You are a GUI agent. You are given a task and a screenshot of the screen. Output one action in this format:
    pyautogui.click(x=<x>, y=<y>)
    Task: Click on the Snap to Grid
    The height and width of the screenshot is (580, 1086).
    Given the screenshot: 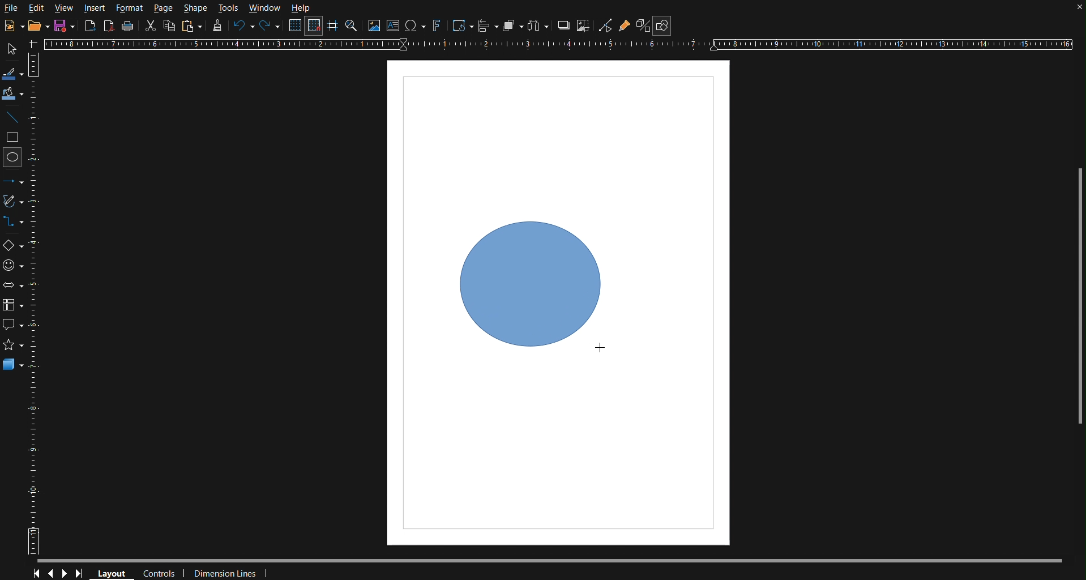 What is the action you would take?
    pyautogui.click(x=315, y=27)
    